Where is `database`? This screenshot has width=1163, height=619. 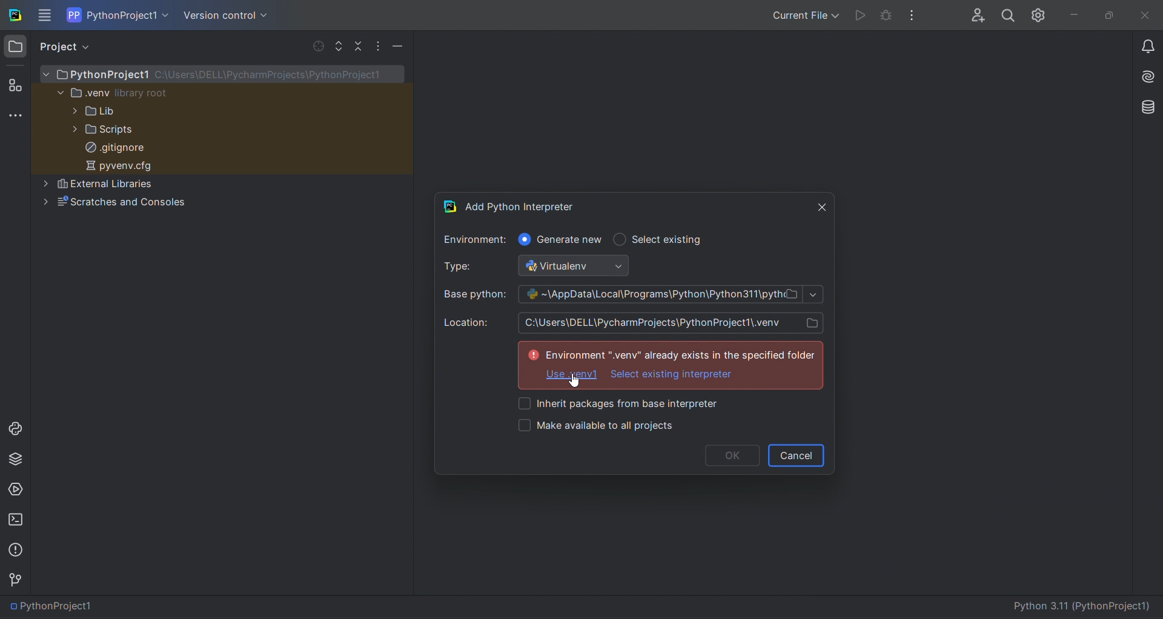 database is located at coordinates (1144, 106).